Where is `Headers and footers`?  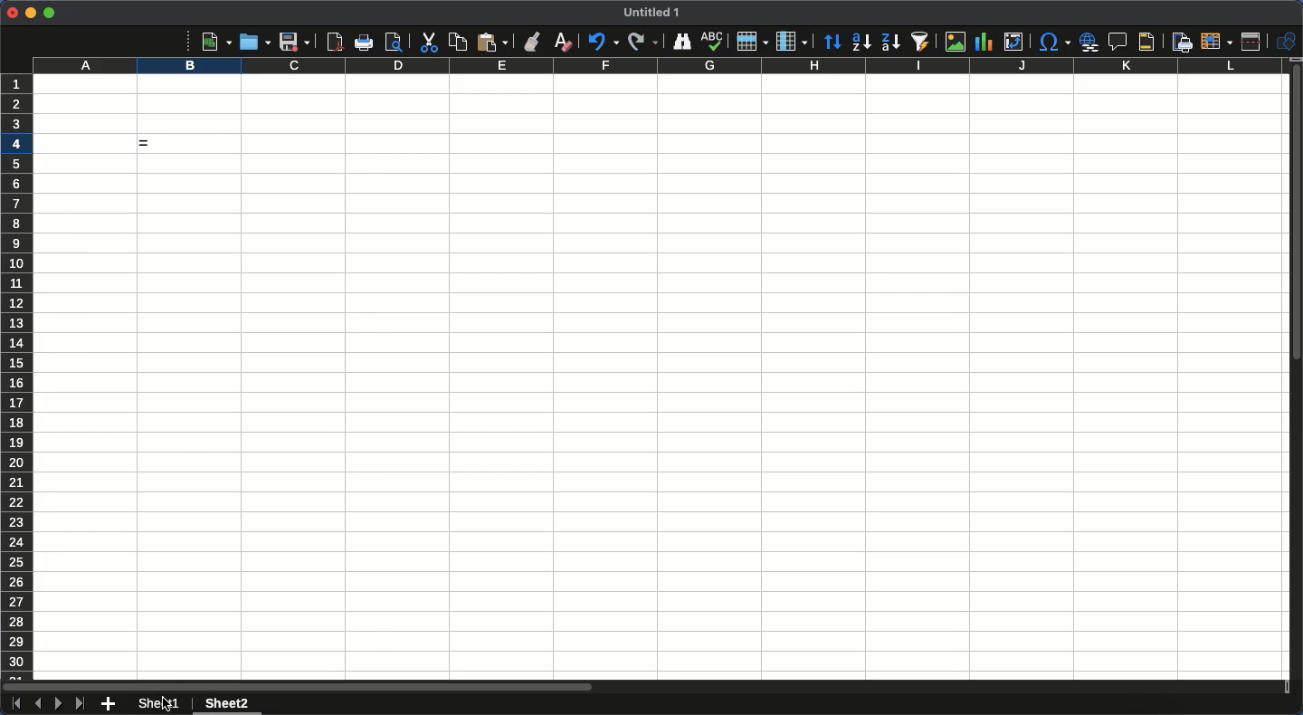
Headers and footers is located at coordinates (1145, 43).